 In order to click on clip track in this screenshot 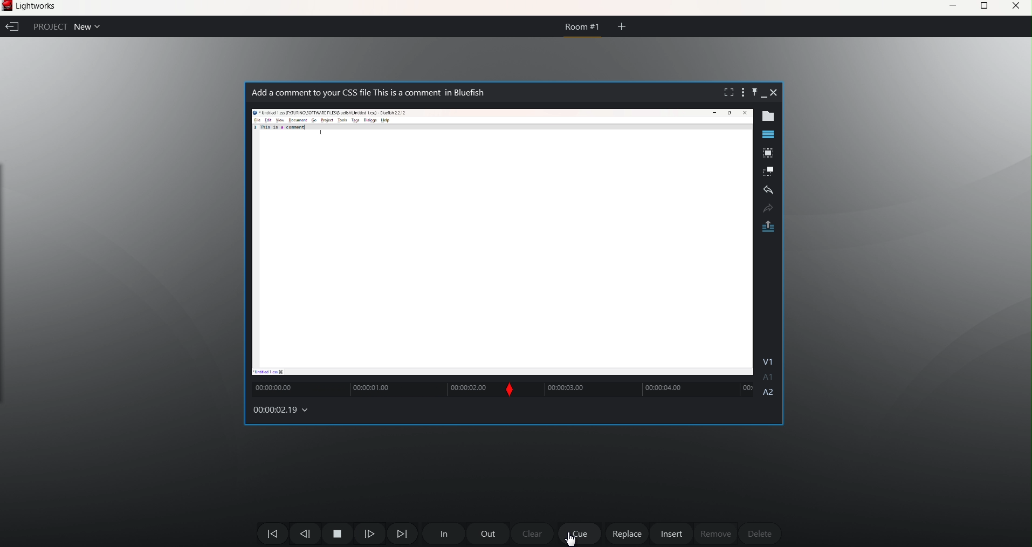, I will do `click(371, 388)`.